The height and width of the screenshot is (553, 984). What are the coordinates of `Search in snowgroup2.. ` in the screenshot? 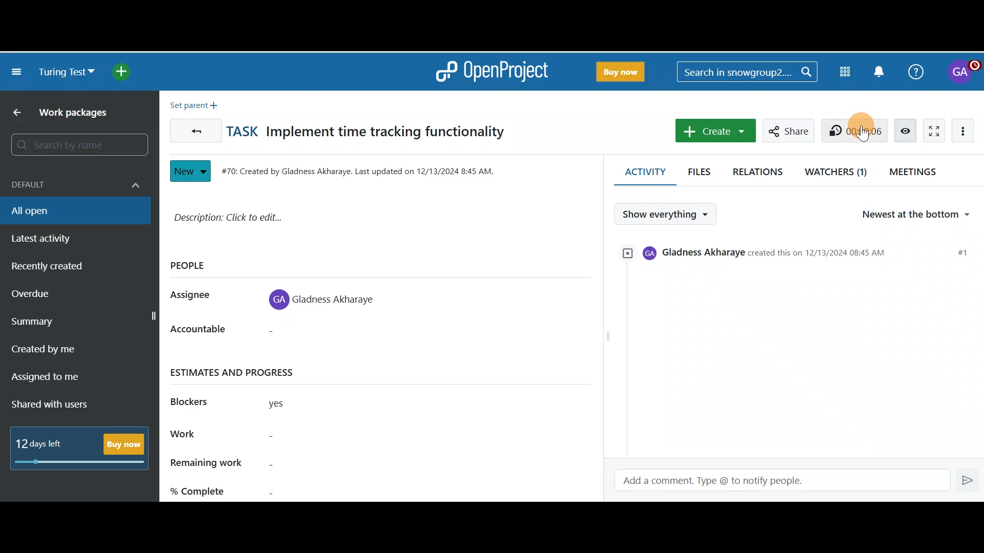 It's located at (745, 72).